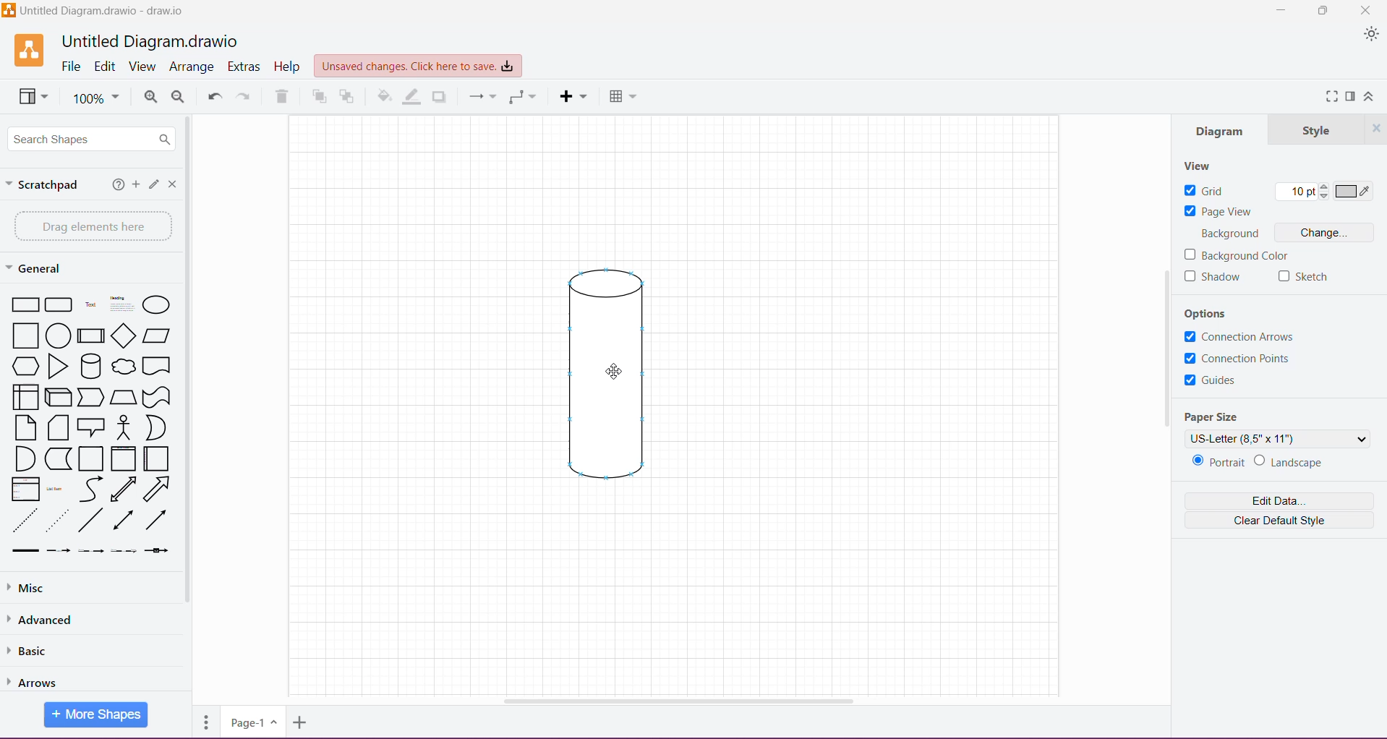 Image resolution: width=1387 pixels, height=739 pixels. I want to click on Scratchpad, so click(46, 186).